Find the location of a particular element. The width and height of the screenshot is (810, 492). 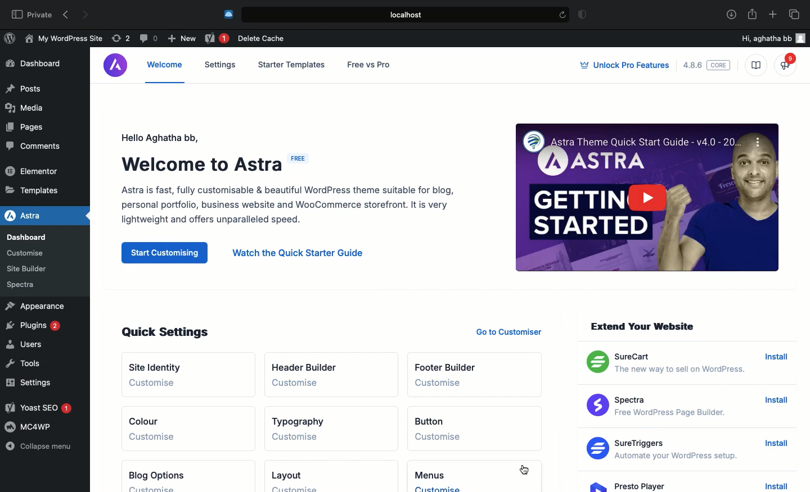

Users is located at coordinates (28, 346).